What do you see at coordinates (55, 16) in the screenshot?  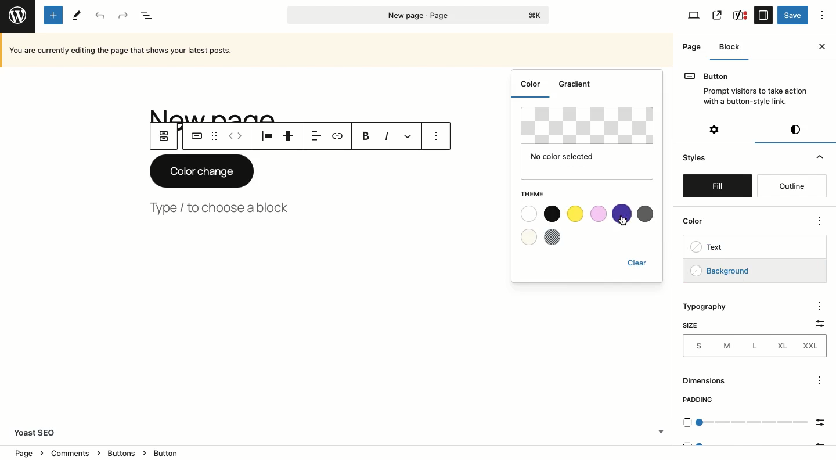 I see `Add new block` at bounding box center [55, 16].